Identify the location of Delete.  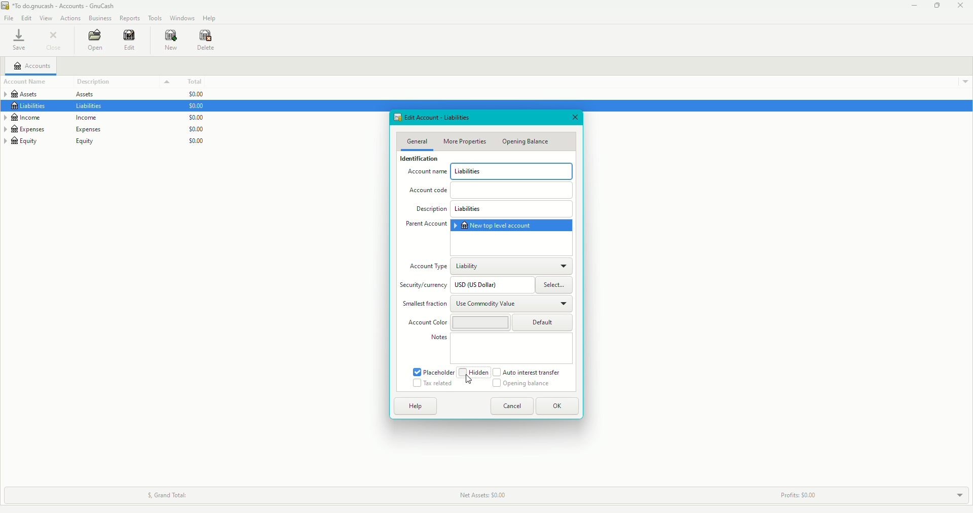
(208, 40).